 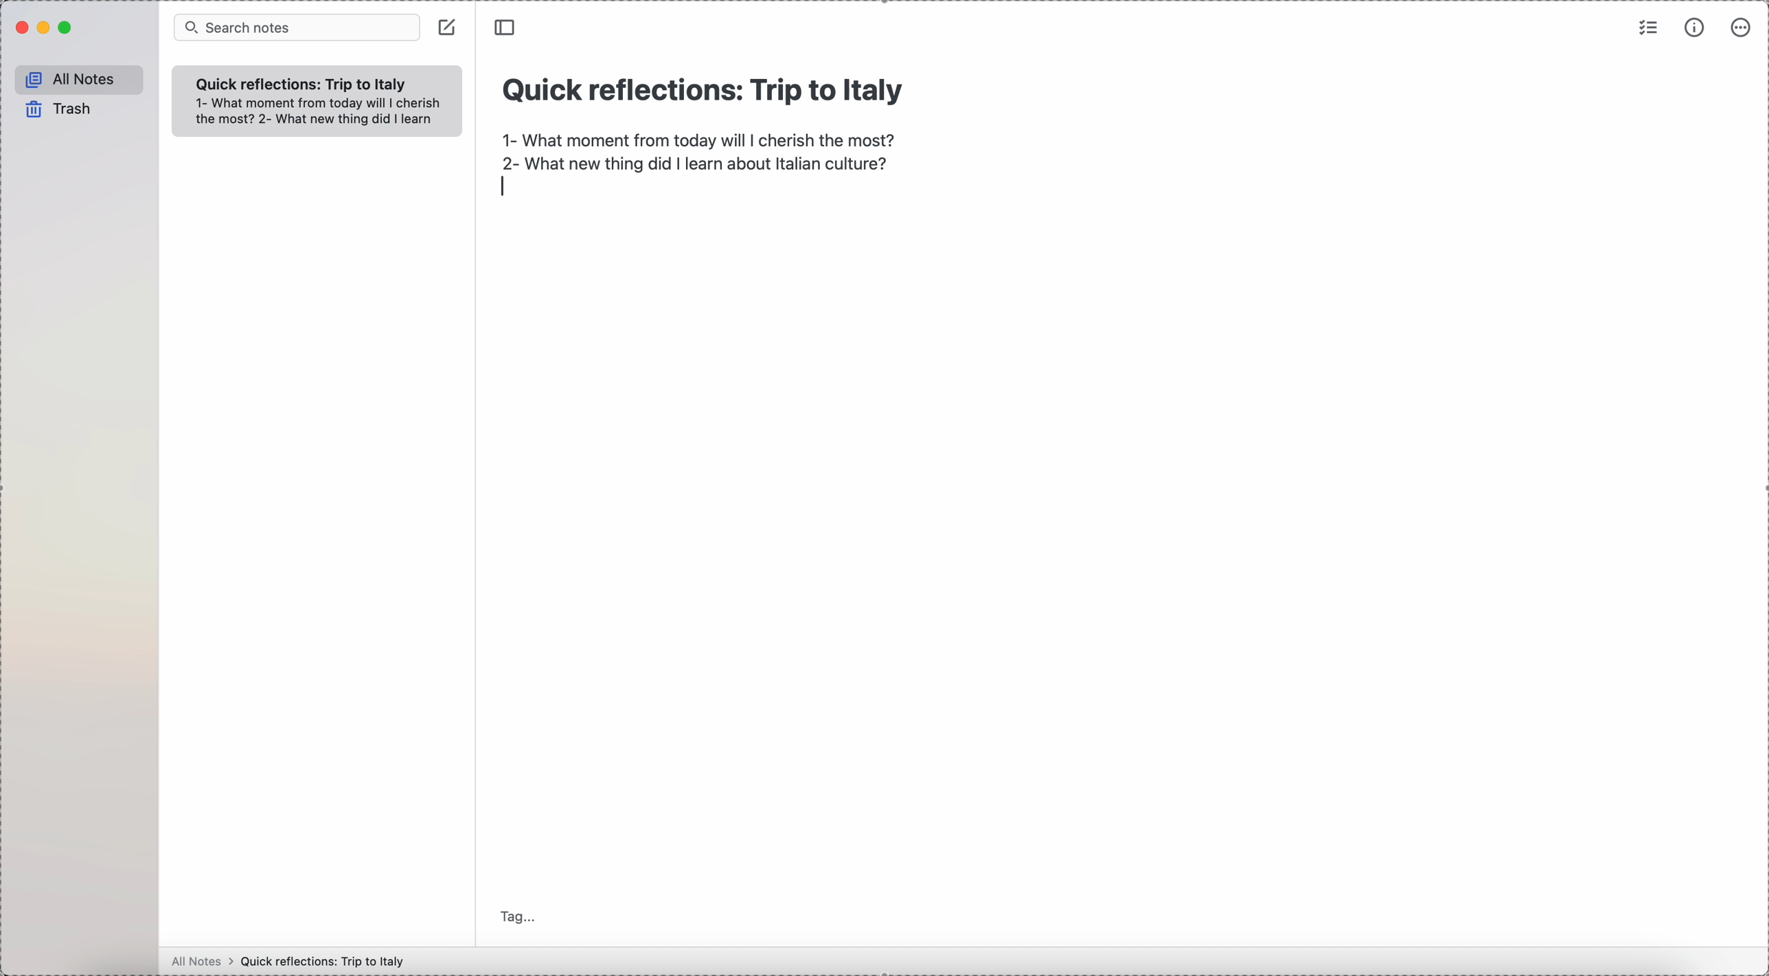 What do you see at coordinates (507, 27) in the screenshot?
I see `toggle sidebar` at bounding box center [507, 27].